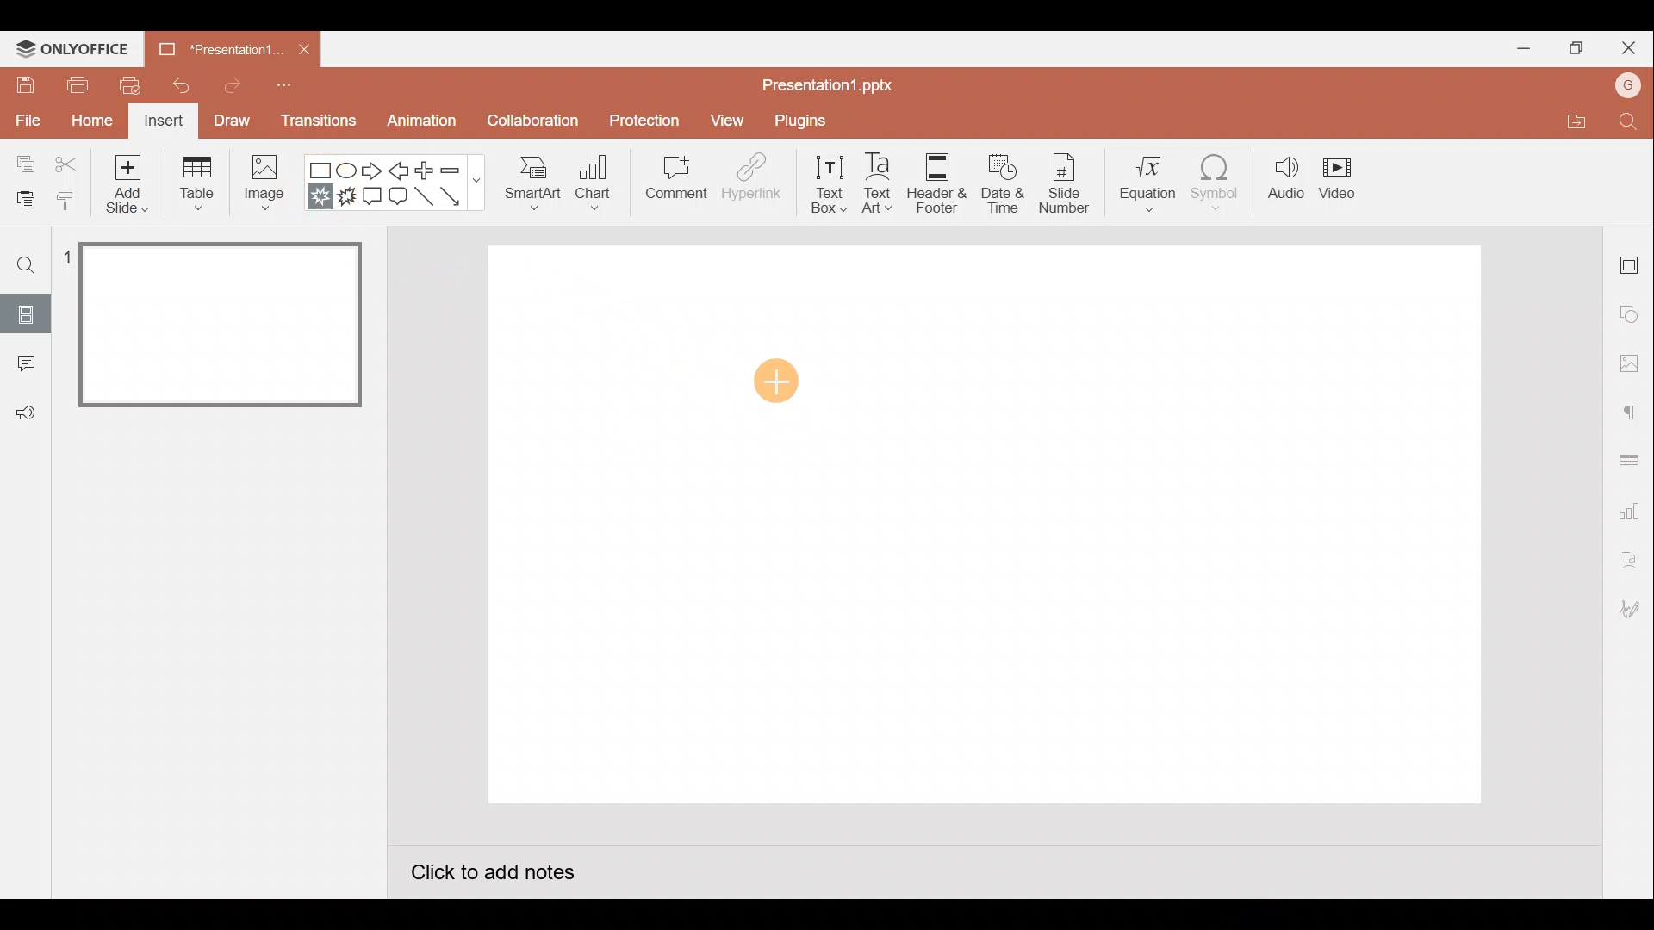  What do you see at coordinates (423, 170) in the screenshot?
I see `Plus` at bounding box center [423, 170].